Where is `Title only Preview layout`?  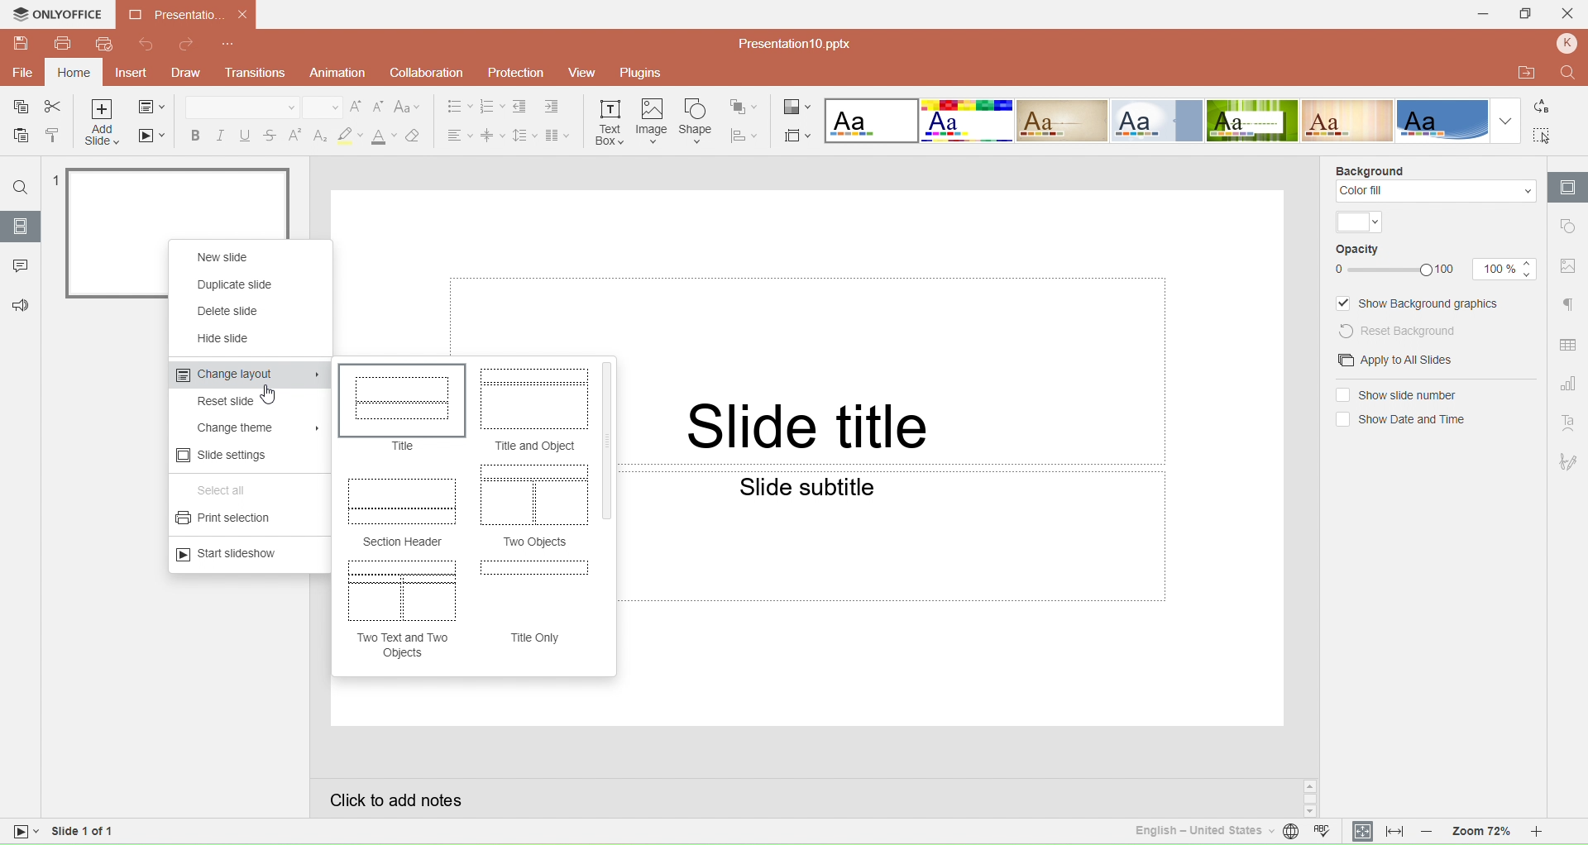
Title only Preview layout is located at coordinates (532, 586).